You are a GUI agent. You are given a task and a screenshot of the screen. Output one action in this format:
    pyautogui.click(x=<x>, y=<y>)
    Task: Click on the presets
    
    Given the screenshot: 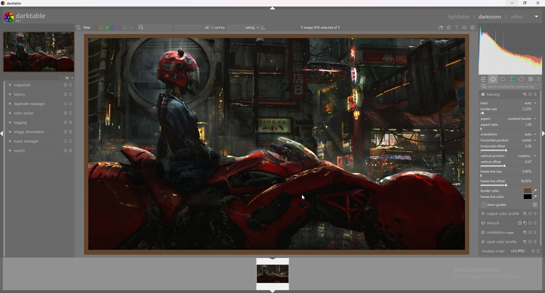 What is the action you would take?
    pyautogui.click(x=71, y=122)
    